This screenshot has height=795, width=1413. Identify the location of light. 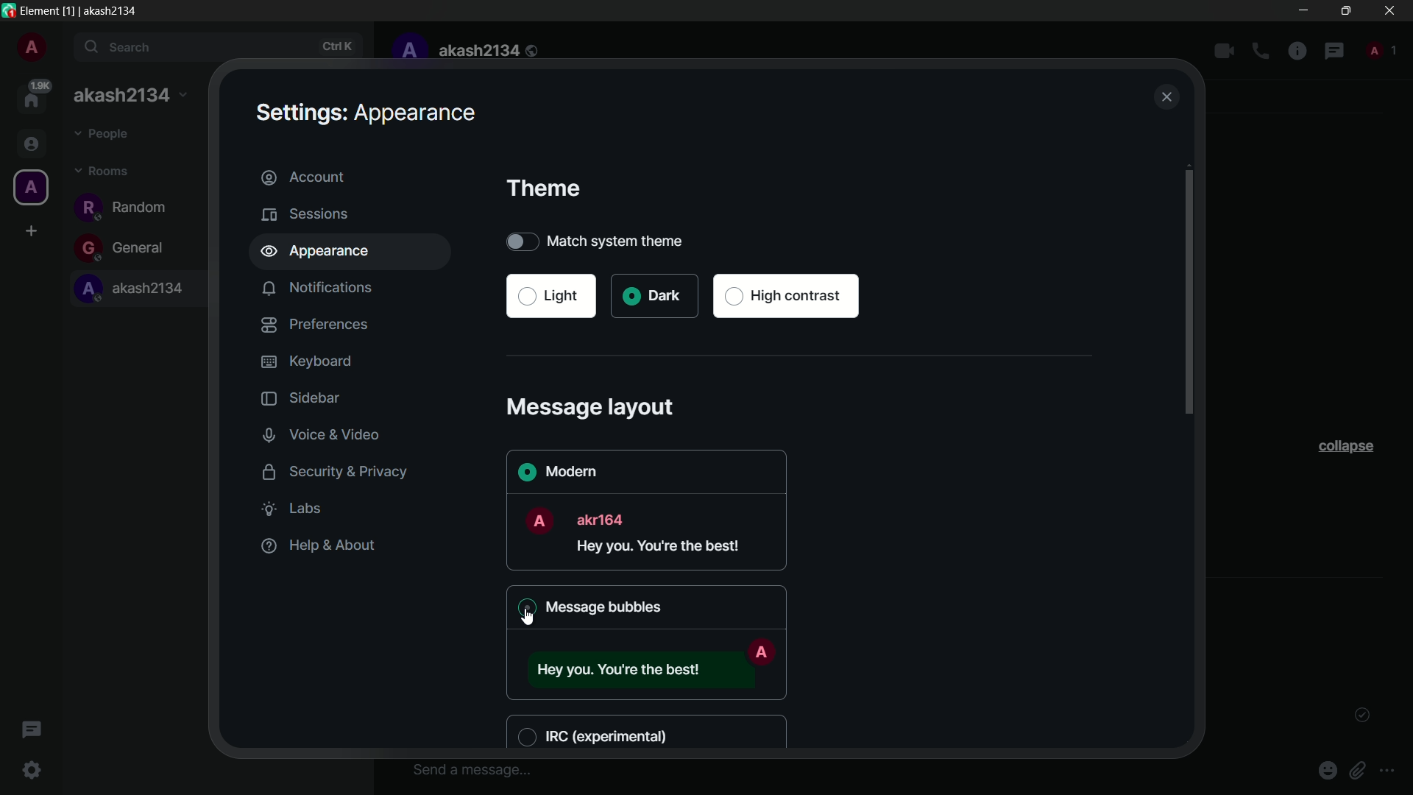
(550, 296).